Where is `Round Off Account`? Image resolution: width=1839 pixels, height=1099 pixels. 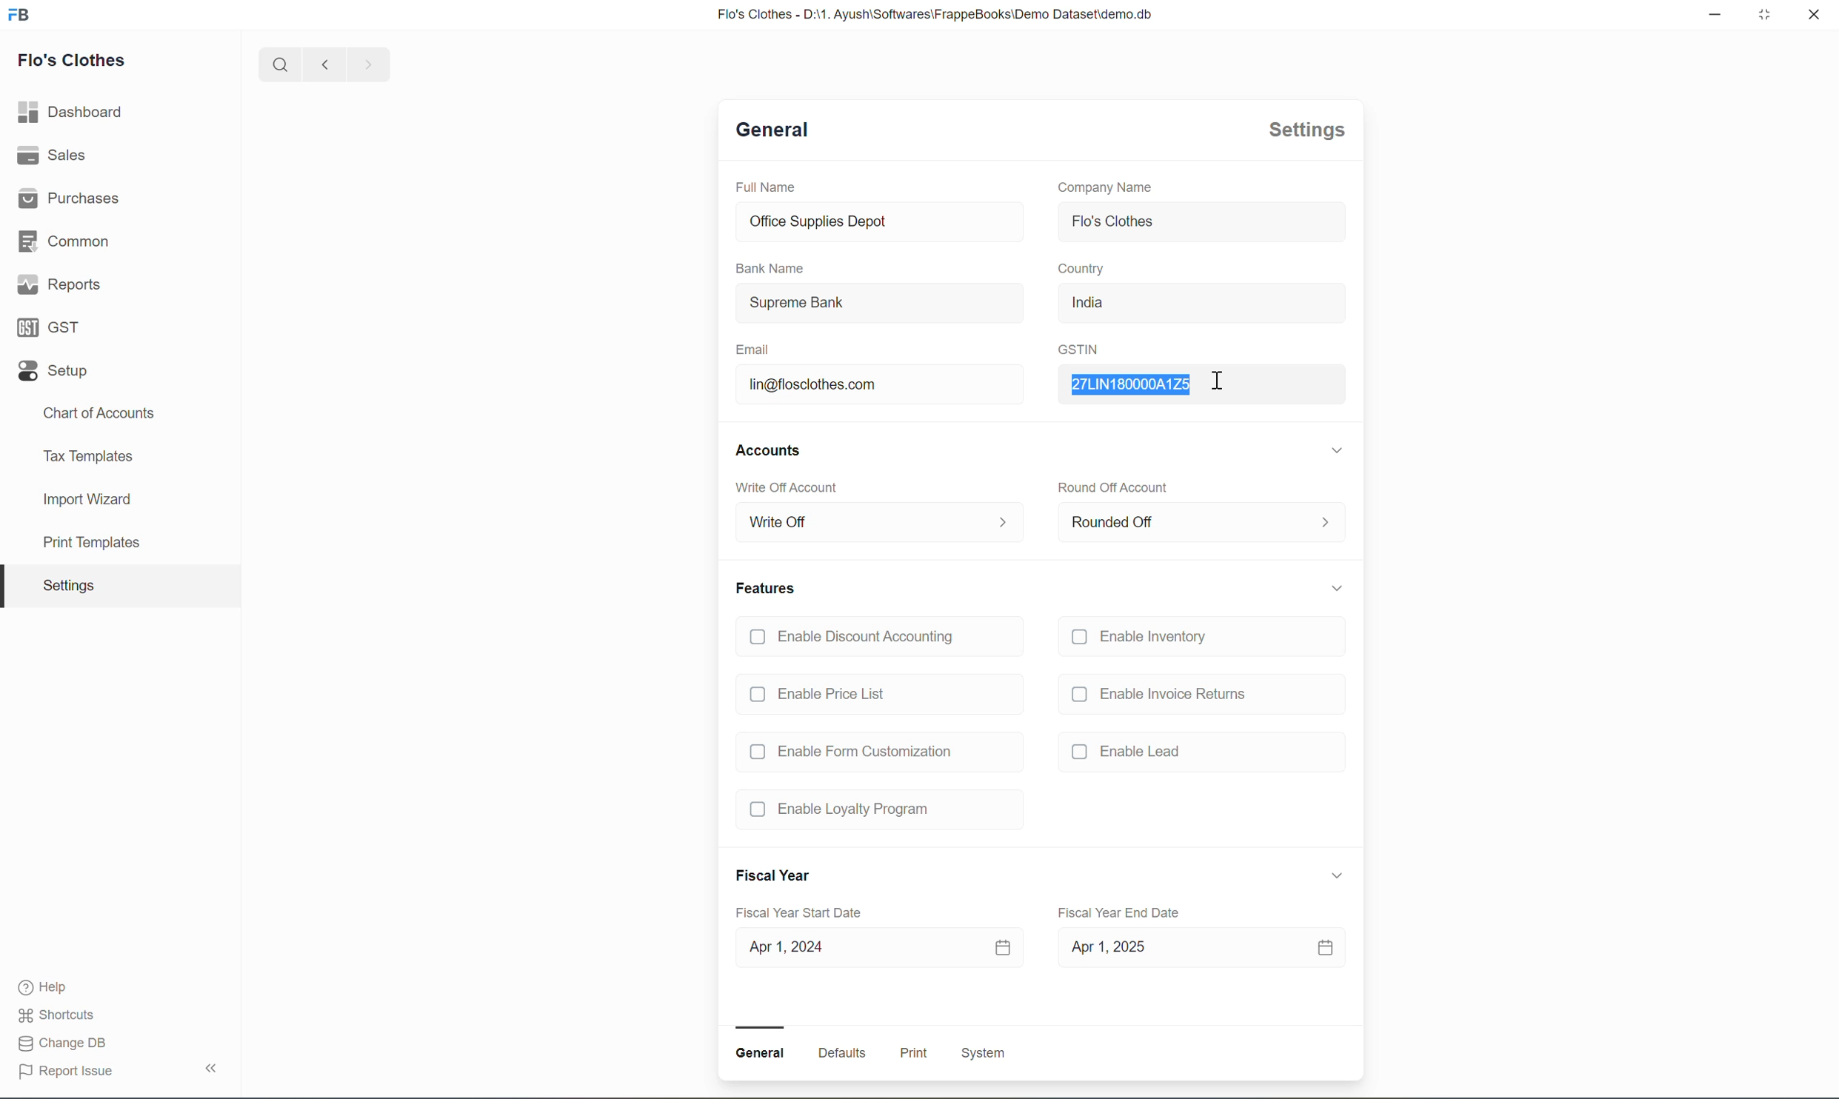 Round Off Account is located at coordinates (1118, 488).